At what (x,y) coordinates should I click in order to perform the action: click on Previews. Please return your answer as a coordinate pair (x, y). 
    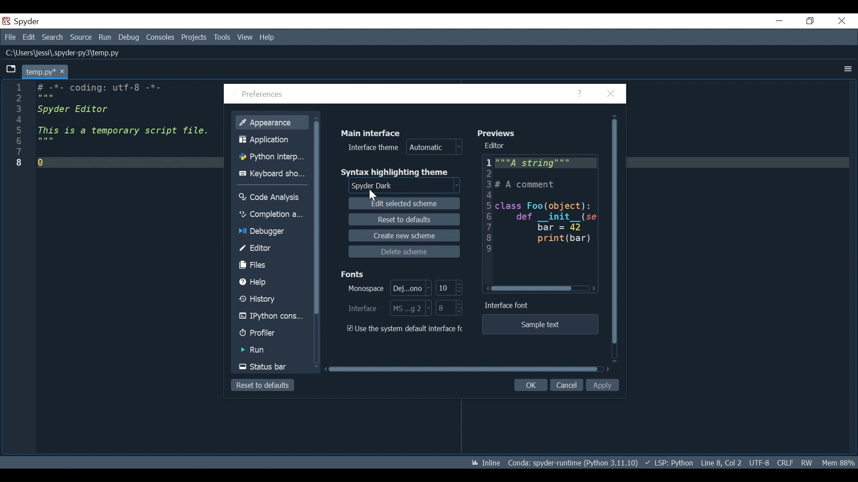
    Looking at the image, I should click on (496, 133).